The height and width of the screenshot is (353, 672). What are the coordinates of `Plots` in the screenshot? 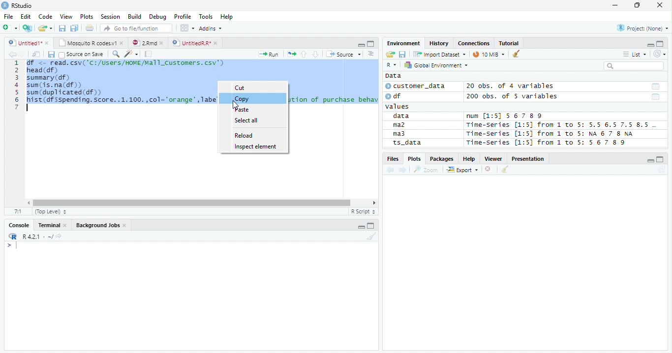 It's located at (87, 17).